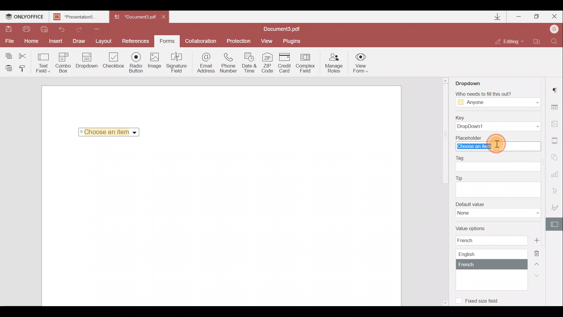 This screenshot has height=317, width=563. I want to click on Signature settings, so click(556, 209).